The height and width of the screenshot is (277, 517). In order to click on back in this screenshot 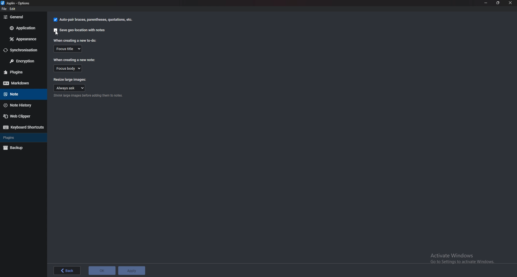, I will do `click(67, 270)`.